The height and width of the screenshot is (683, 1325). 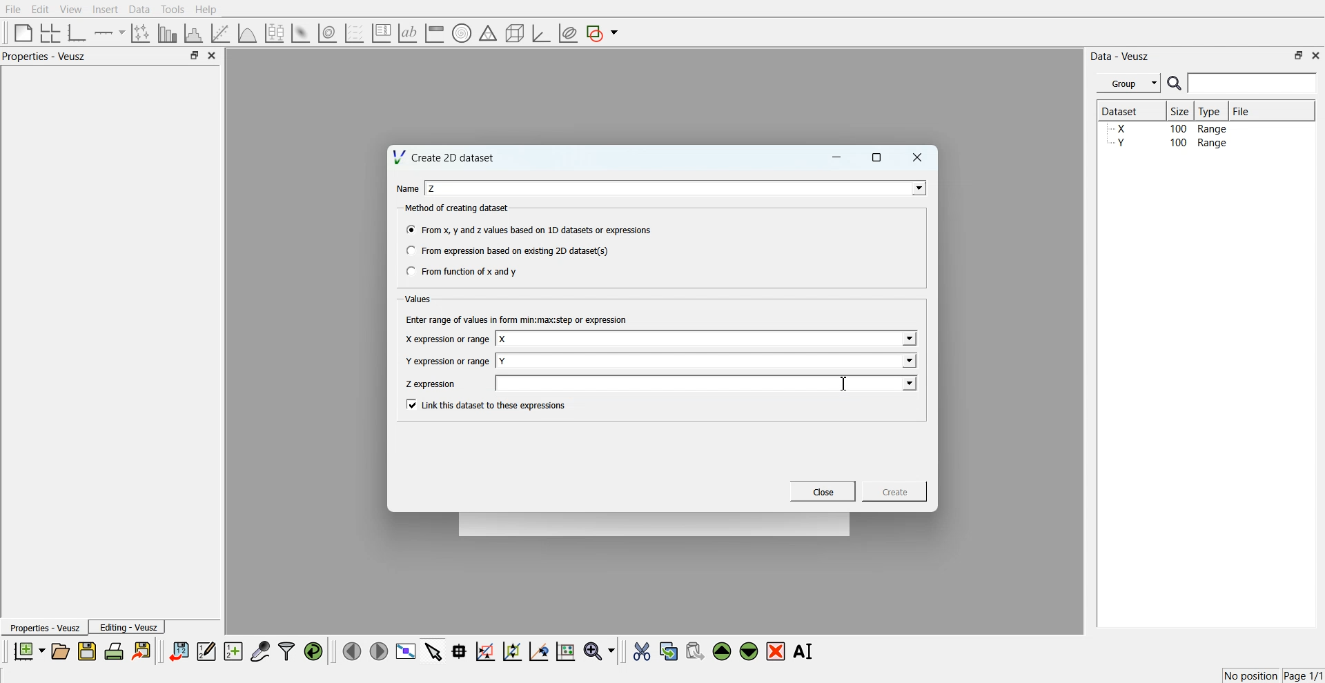 What do you see at coordinates (275, 33) in the screenshot?
I see `Plot box plots` at bounding box center [275, 33].